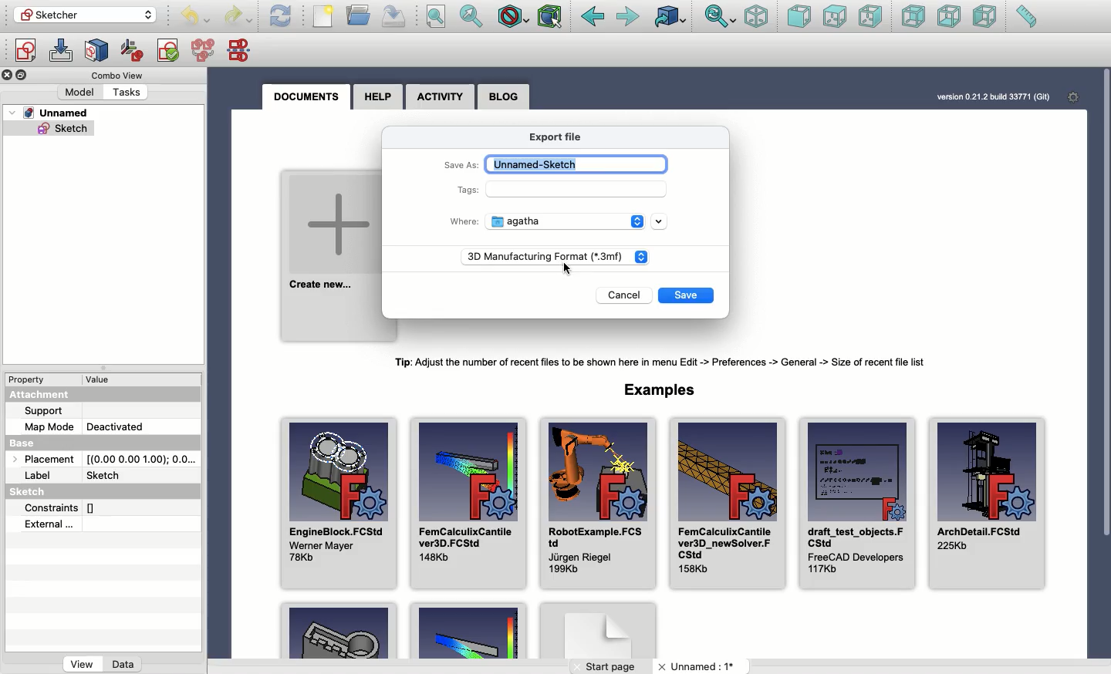 This screenshot has height=674, width=1111. What do you see at coordinates (1073, 98) in the screenshot?
I see `Settings` at bounding box center [1073, 98].